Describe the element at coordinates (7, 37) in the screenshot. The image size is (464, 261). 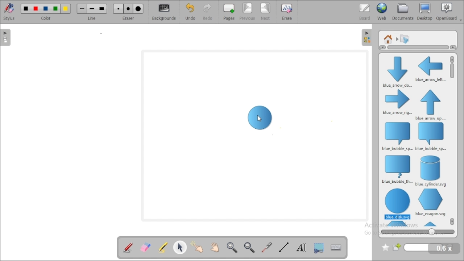
I see `pages pane` at that location.